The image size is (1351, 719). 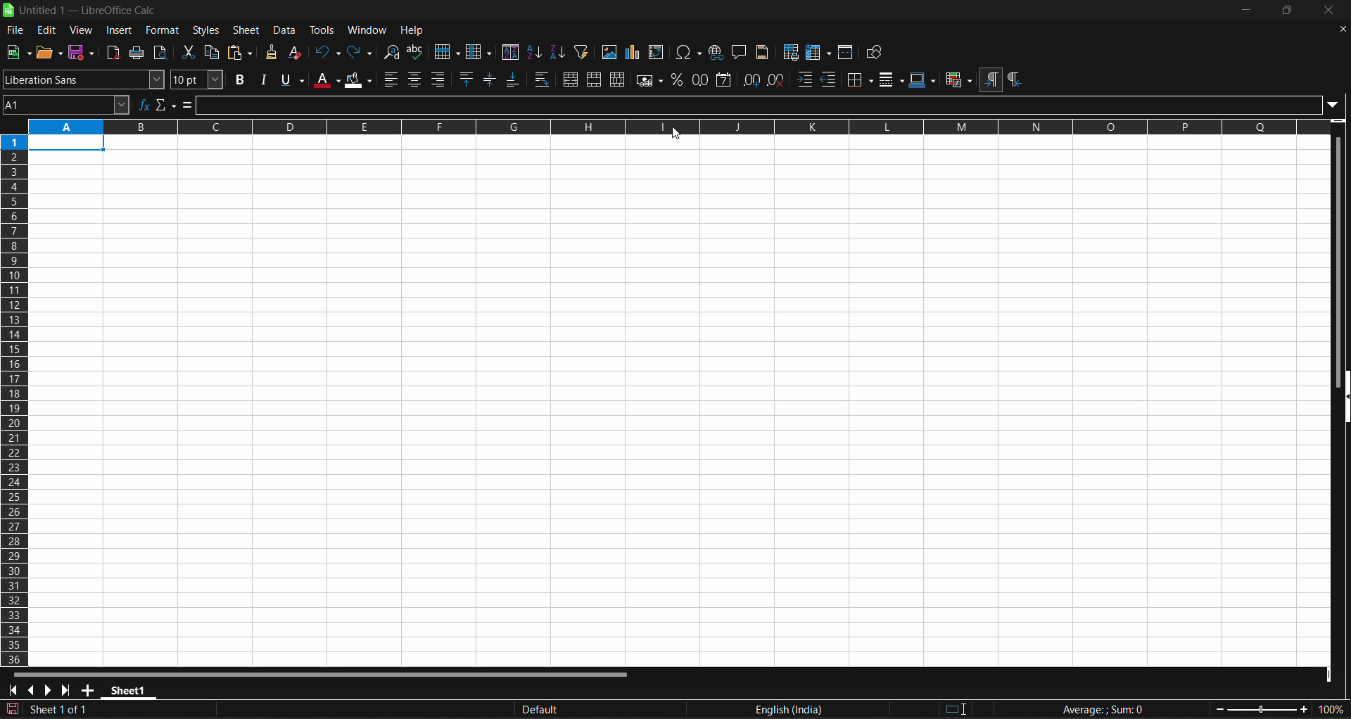 I want to click on insert hyperlink, so click(x=718, y=52).